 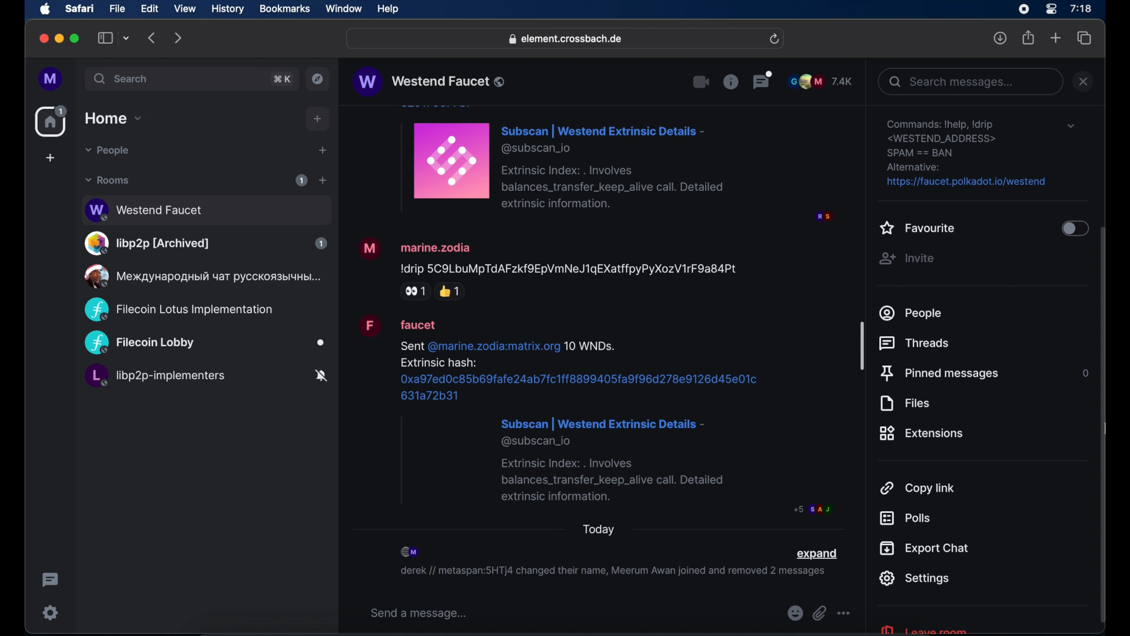 I want to click on room notification, so click(x=612, y=573).